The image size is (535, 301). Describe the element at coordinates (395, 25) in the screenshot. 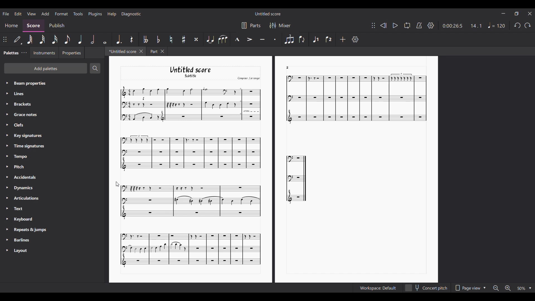

I see `Play` at that location.